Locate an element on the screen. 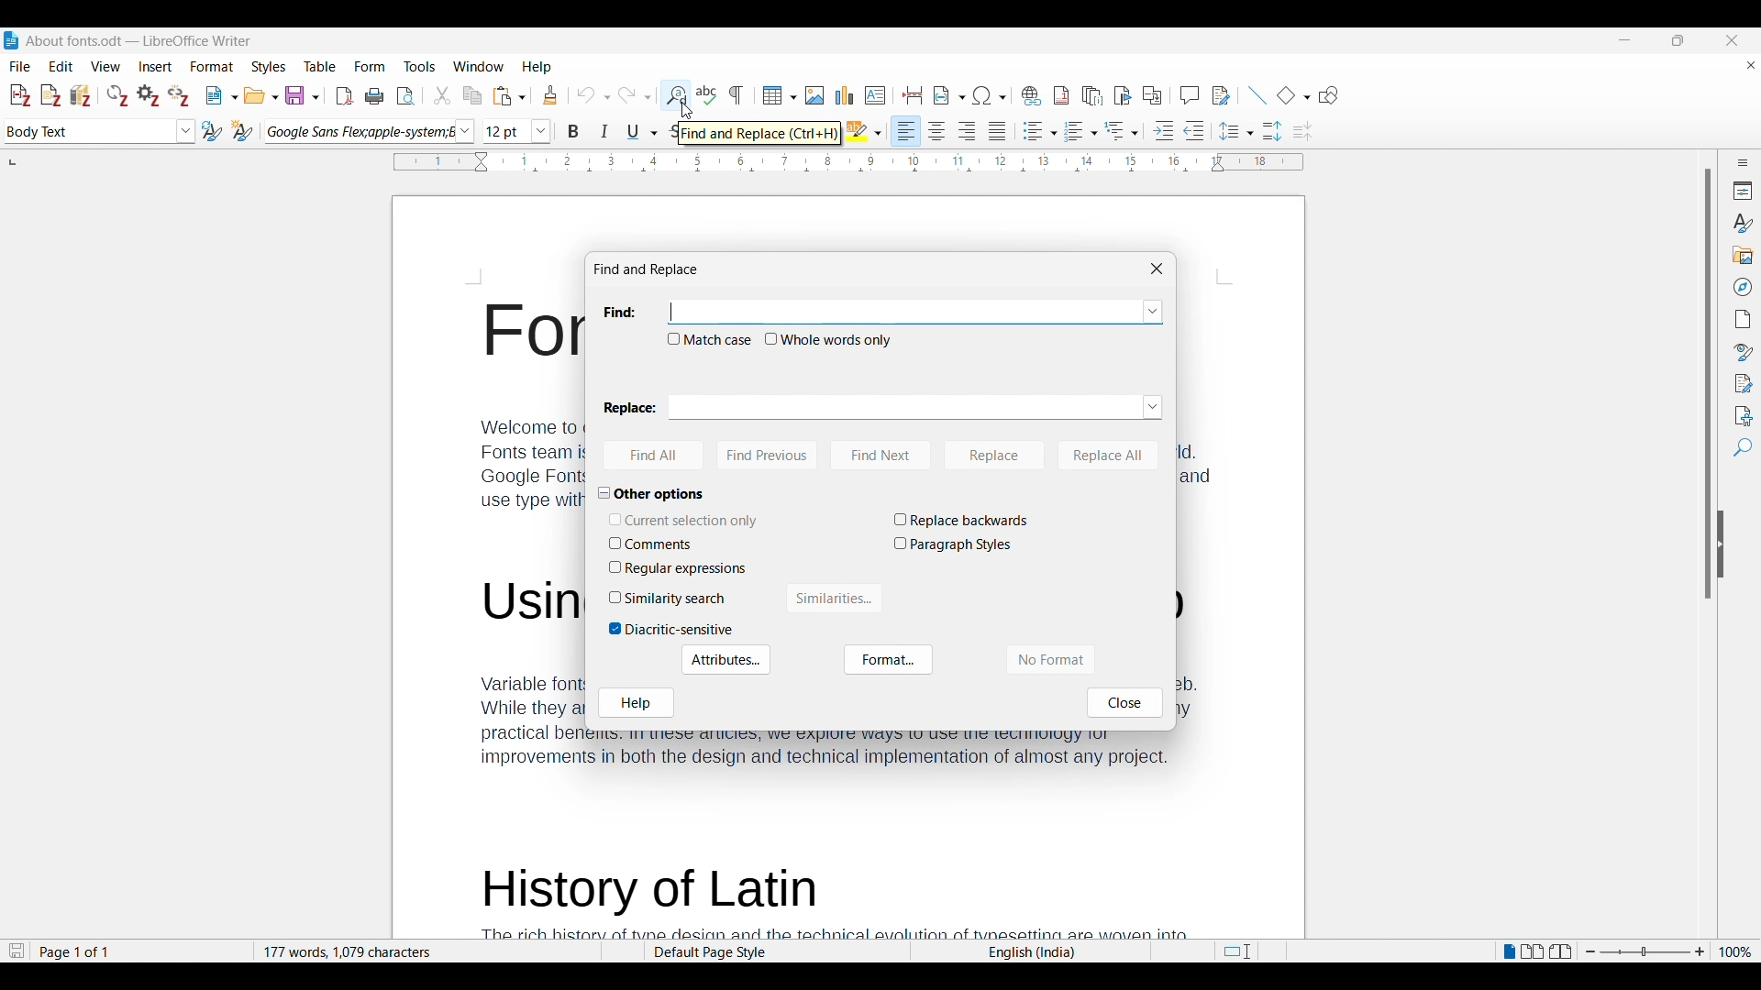 The width and height of the screenshot is (1761, 990). Description of current selection is located at coordinates (760, 134).